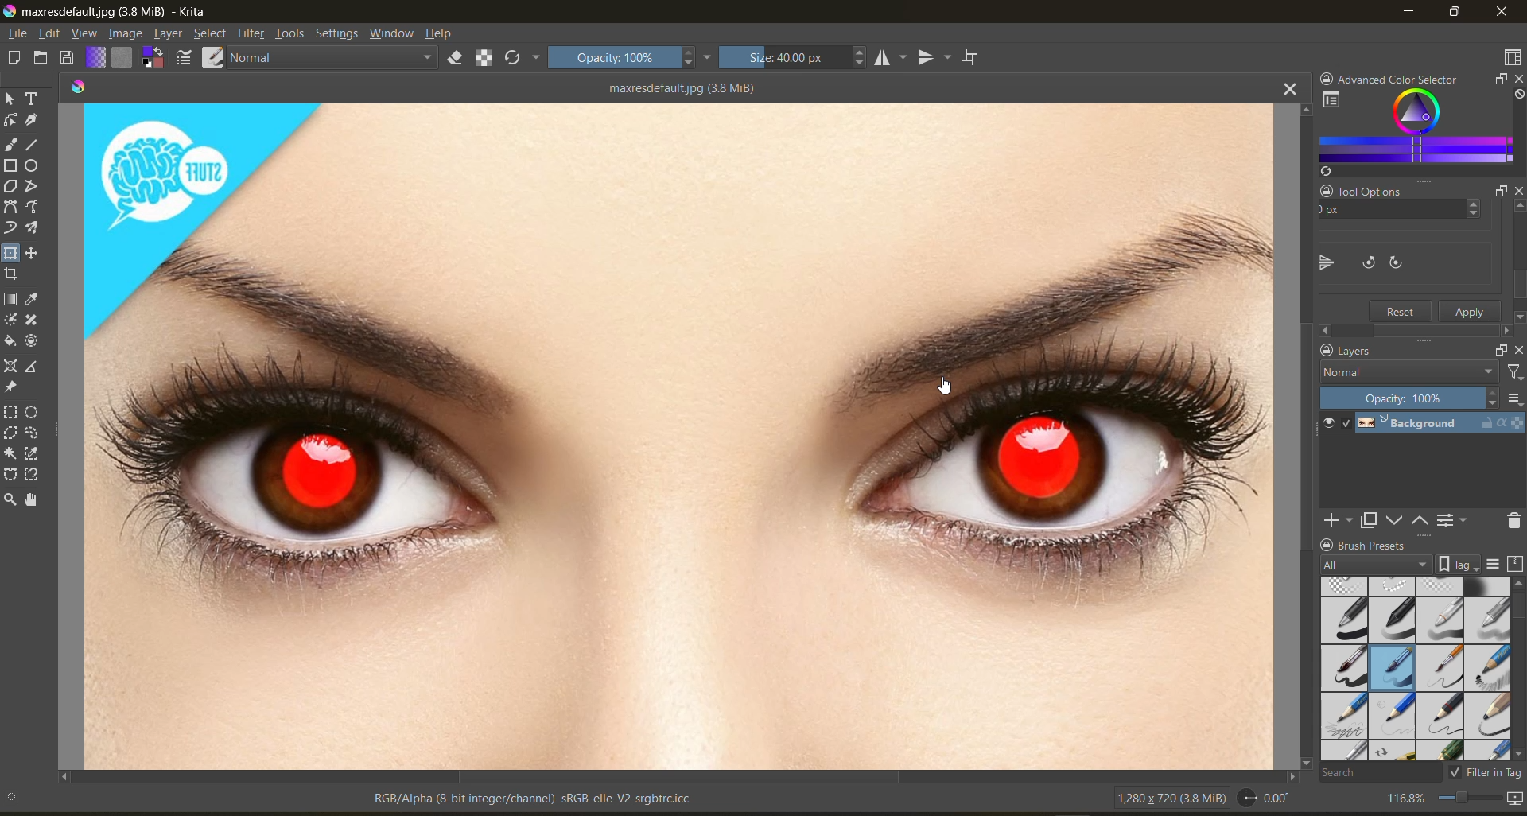  What do you see at coordinates (1327, 545) in the screenshot?
I see `lock docker` at bounding box center [1327, 545].